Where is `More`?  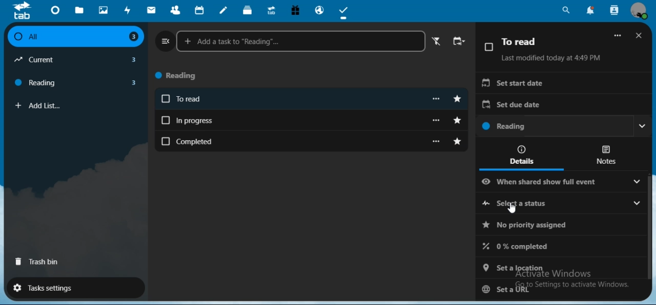 More is located at coordinates (619, 35).